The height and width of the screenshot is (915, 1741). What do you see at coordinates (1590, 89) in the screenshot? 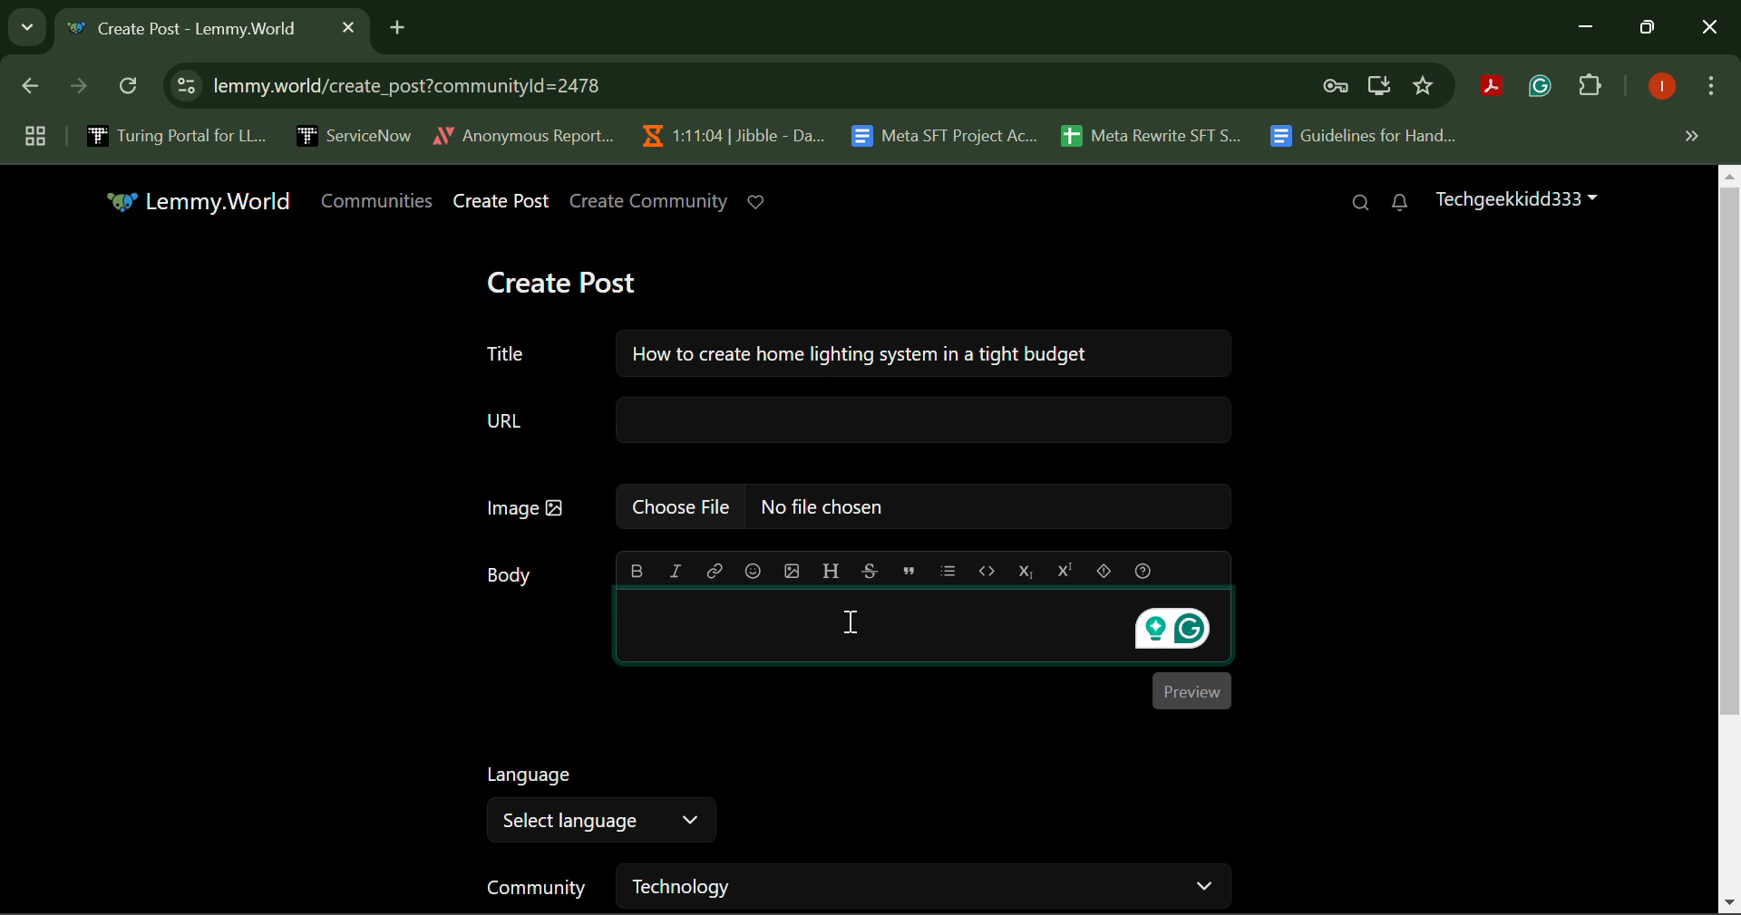
I see `Plugins` at bounding box center [1590, 89].